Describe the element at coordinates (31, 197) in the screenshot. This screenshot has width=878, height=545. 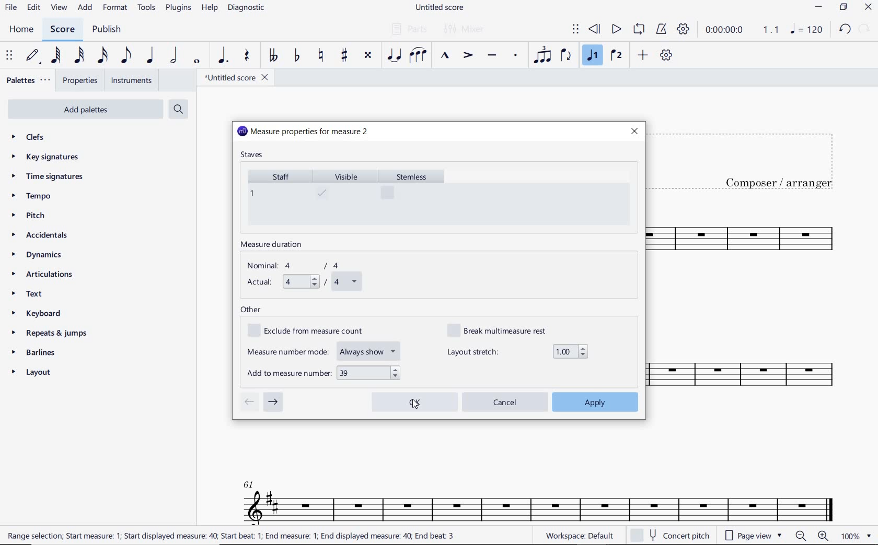
I see `TEMPO` at that location.